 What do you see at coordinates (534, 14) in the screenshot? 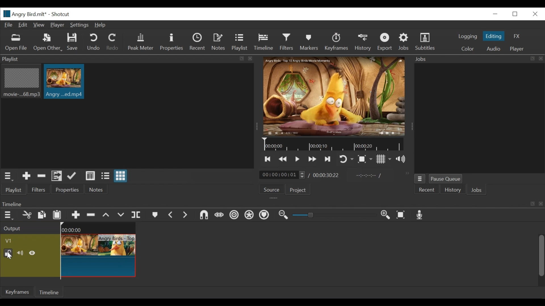
I see `Close` at bounding box center [534, 14].